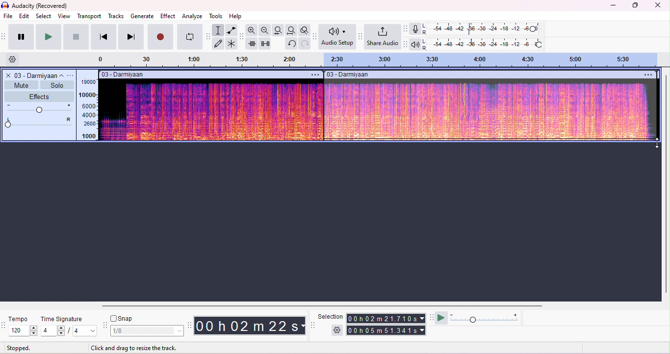 Image resolution: width=670 pixels, height=354 pixels. I want to click on recording meter, so click(416, 29).